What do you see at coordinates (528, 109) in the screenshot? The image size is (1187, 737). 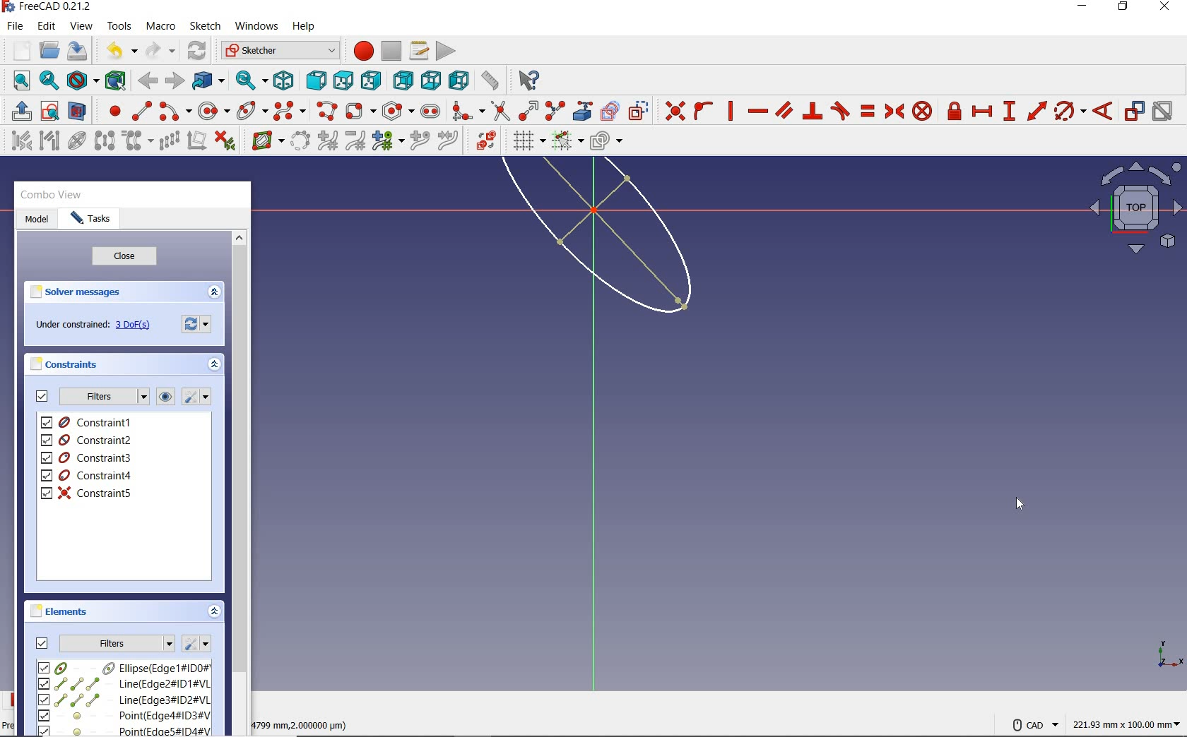 I see `extend edge` at bounding box center [528, 109].